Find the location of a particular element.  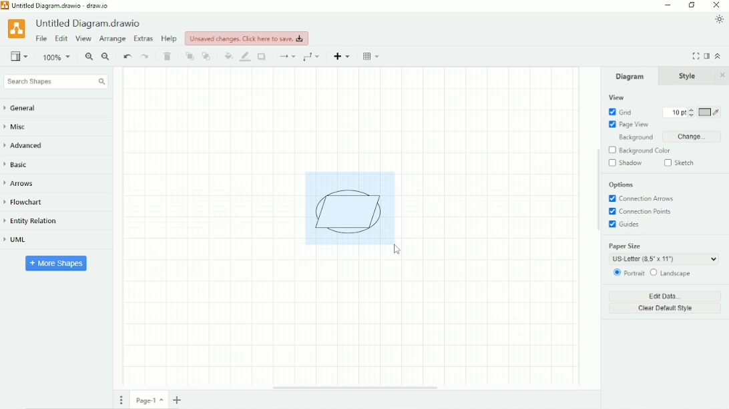

Fill color is located at coordinates (228, 56).